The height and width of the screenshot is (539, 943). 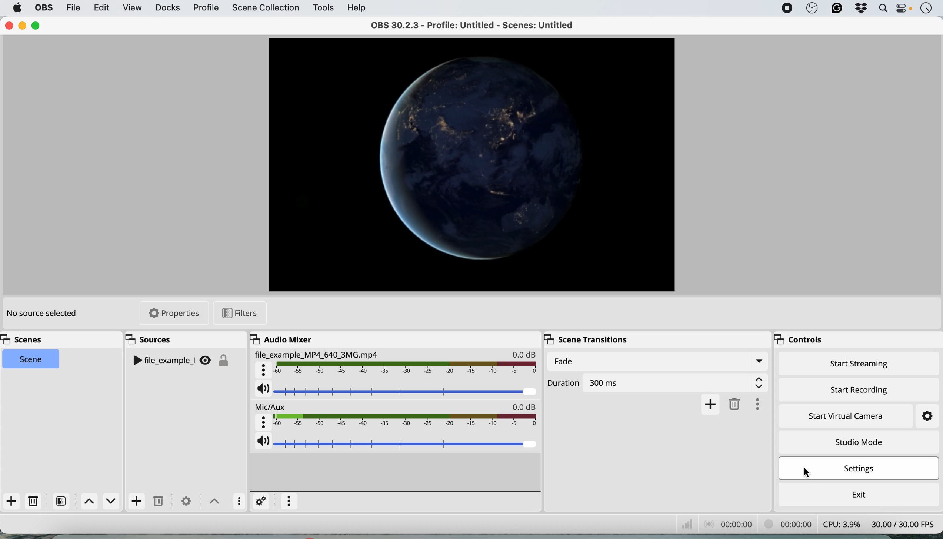 What do you see at coordinates (102, 9) in the screenshot?
I see `edit` at bounding box center [102, 9].